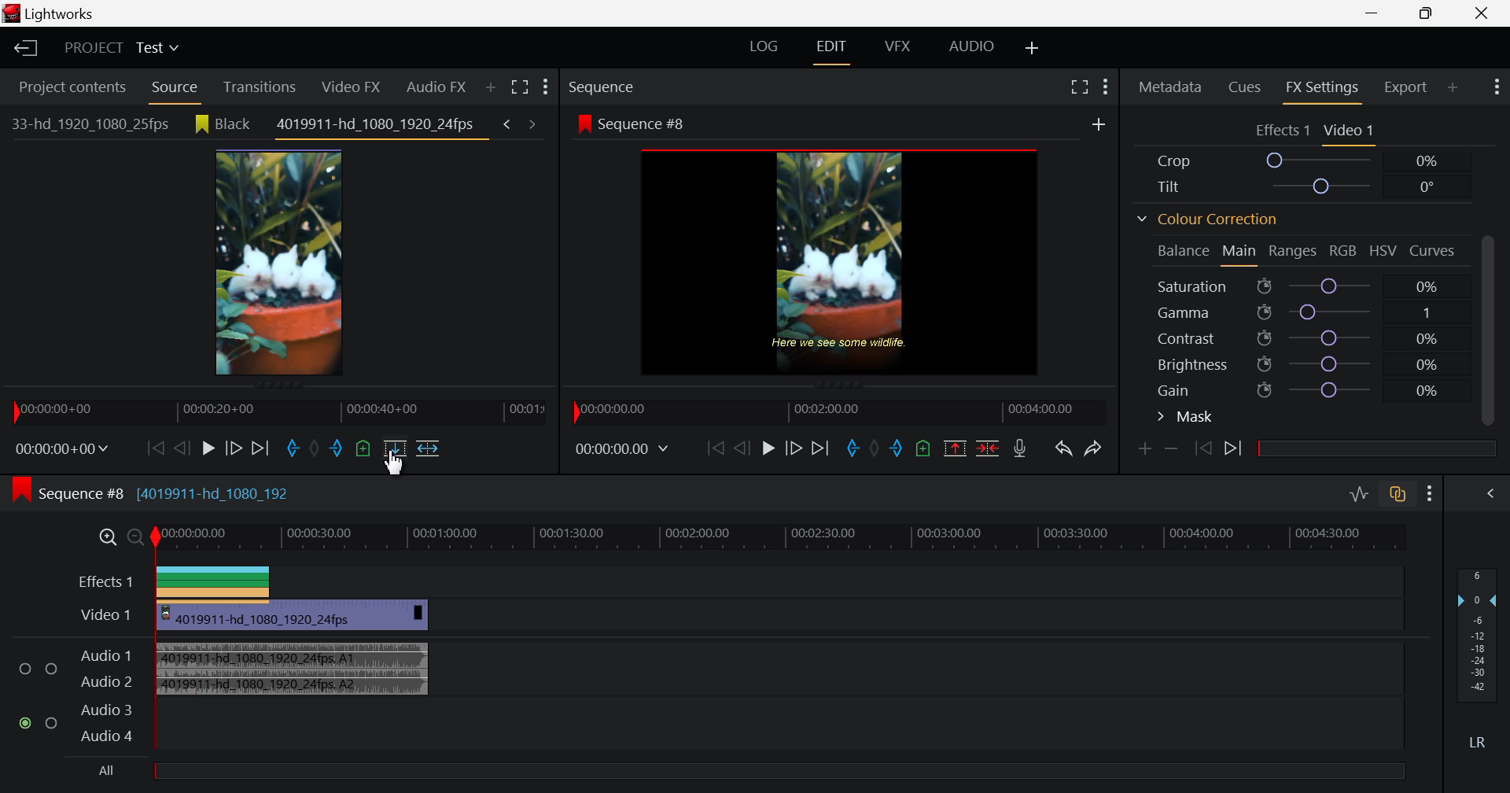 This screenshot has height=793, width=1510. Describe the element at coordinates (1342, 250) in the screenshot. I see `RGB` at that location.